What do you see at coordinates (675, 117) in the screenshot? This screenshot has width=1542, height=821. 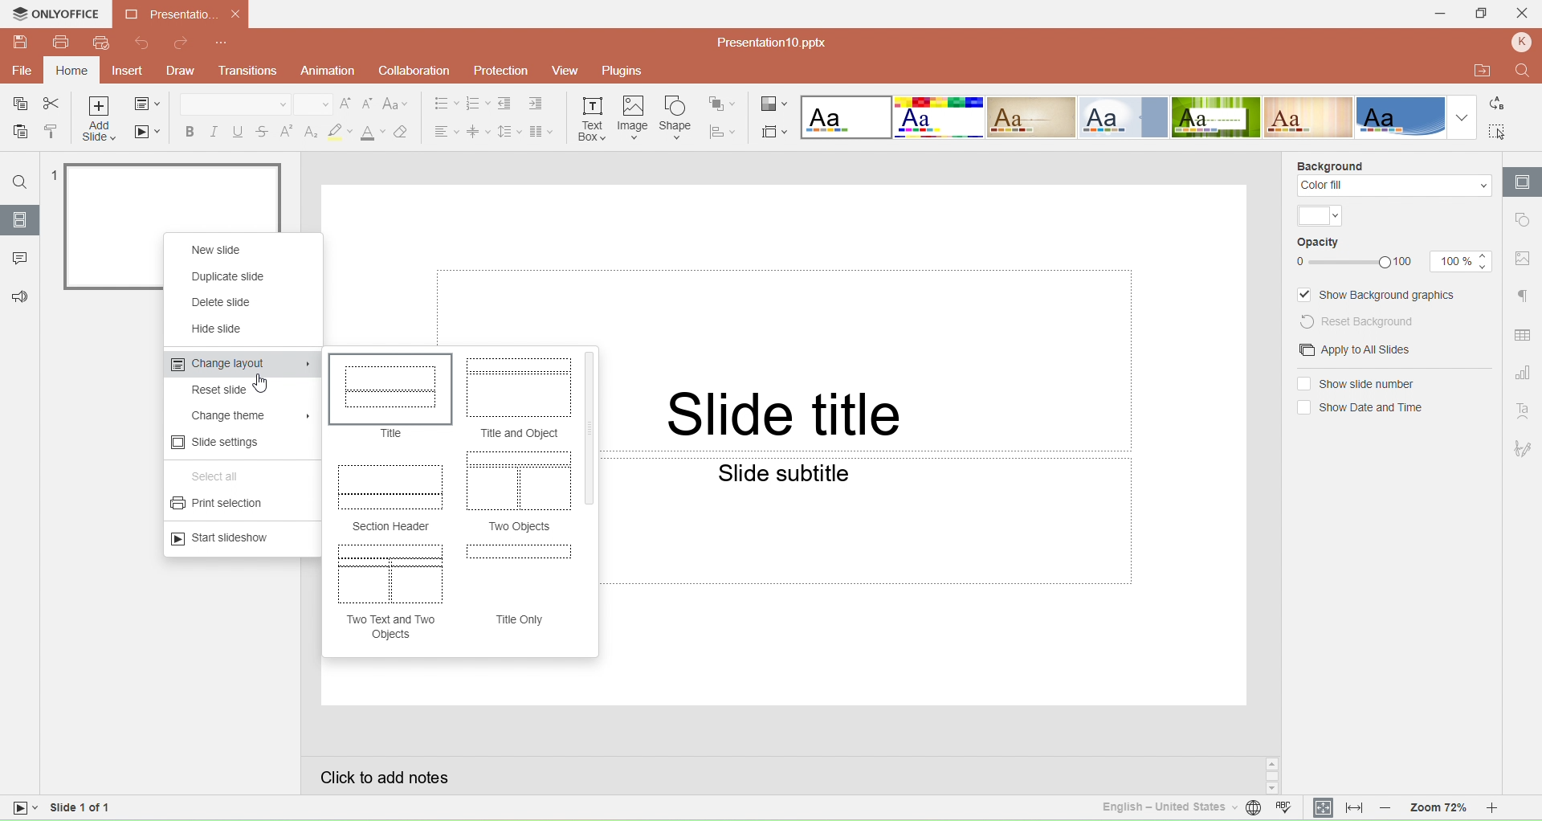 I see `Insert shape` at bounding box center [675, 117].